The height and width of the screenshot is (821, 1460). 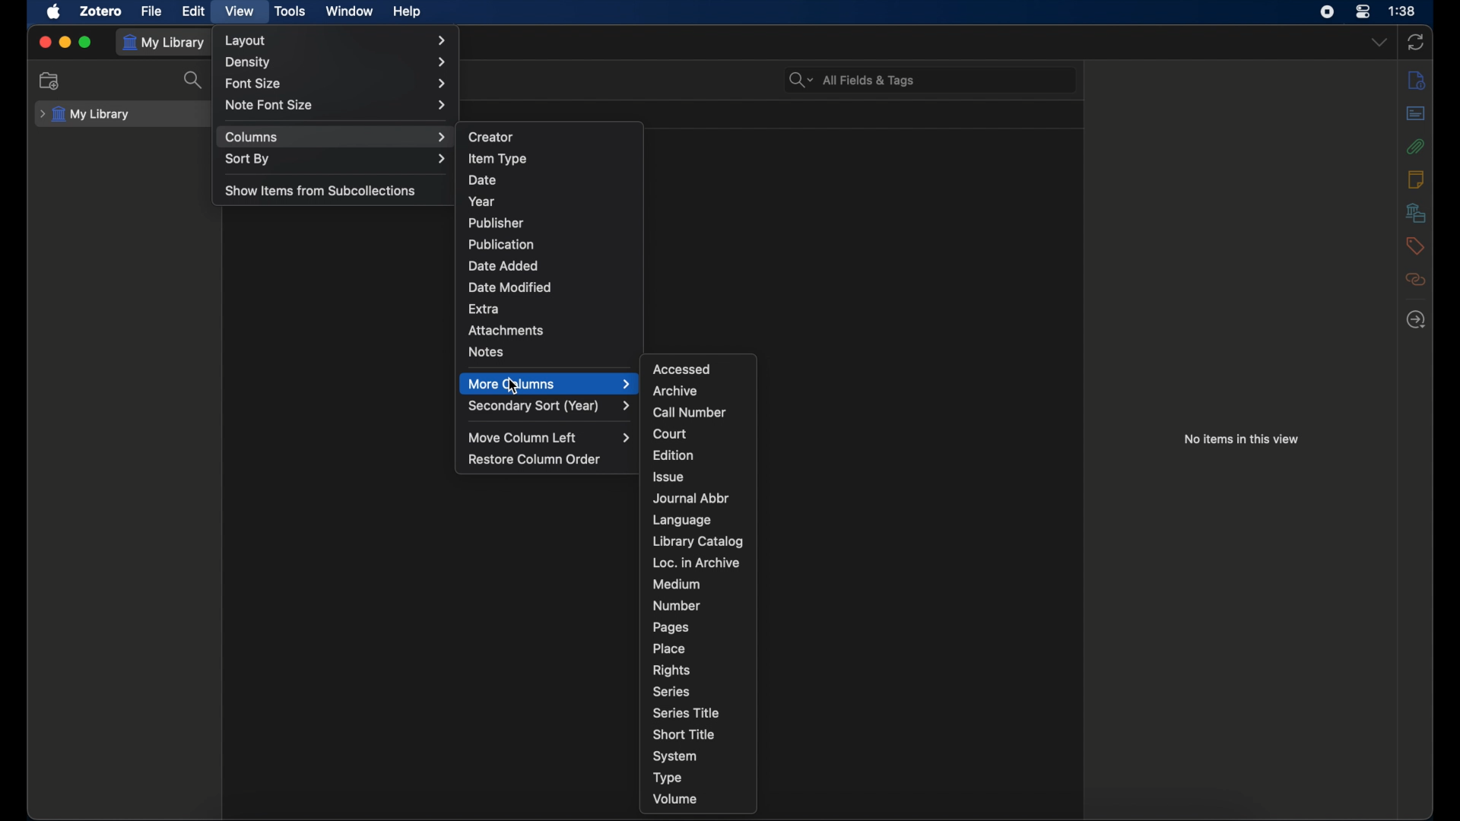 I want to click on zotero, so click(x=101, y=11).